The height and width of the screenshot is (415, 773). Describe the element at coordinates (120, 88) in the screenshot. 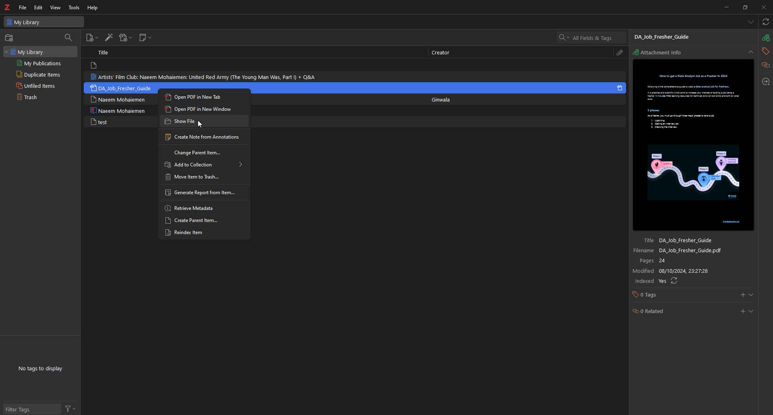

I see `note` at that location.